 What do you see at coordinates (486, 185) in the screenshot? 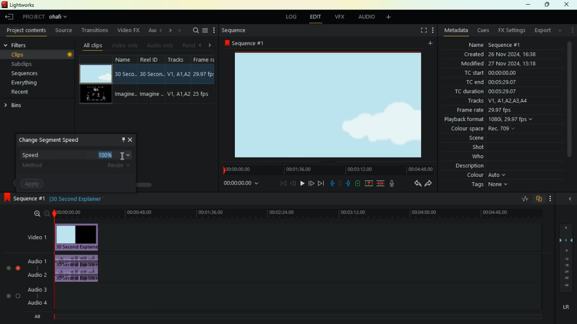
I see `tags` at bounding box center [486, 185].